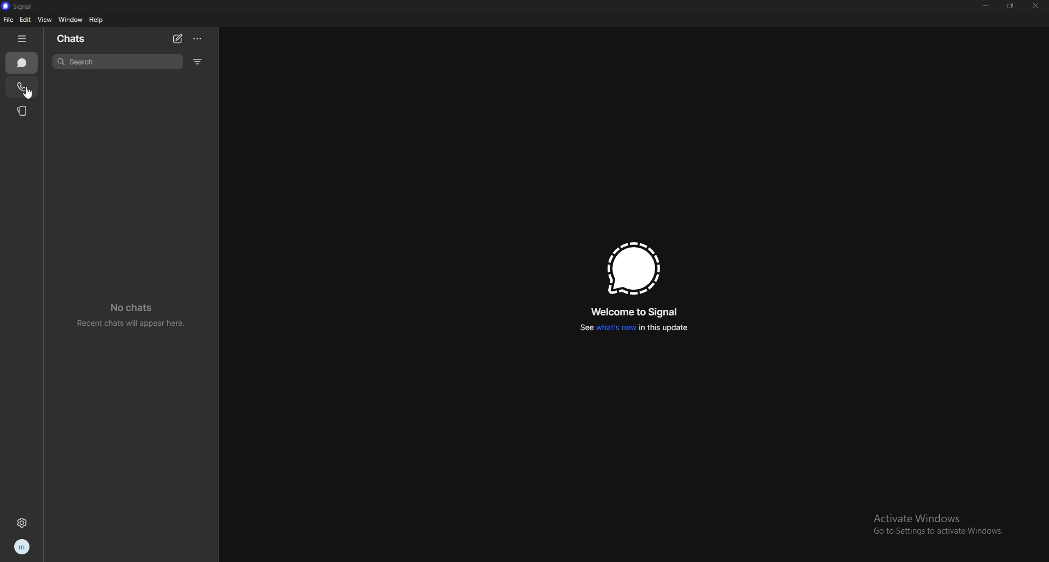 This screenshot has height=562, width=1049. I want to click on welcome, so click(635, 311).